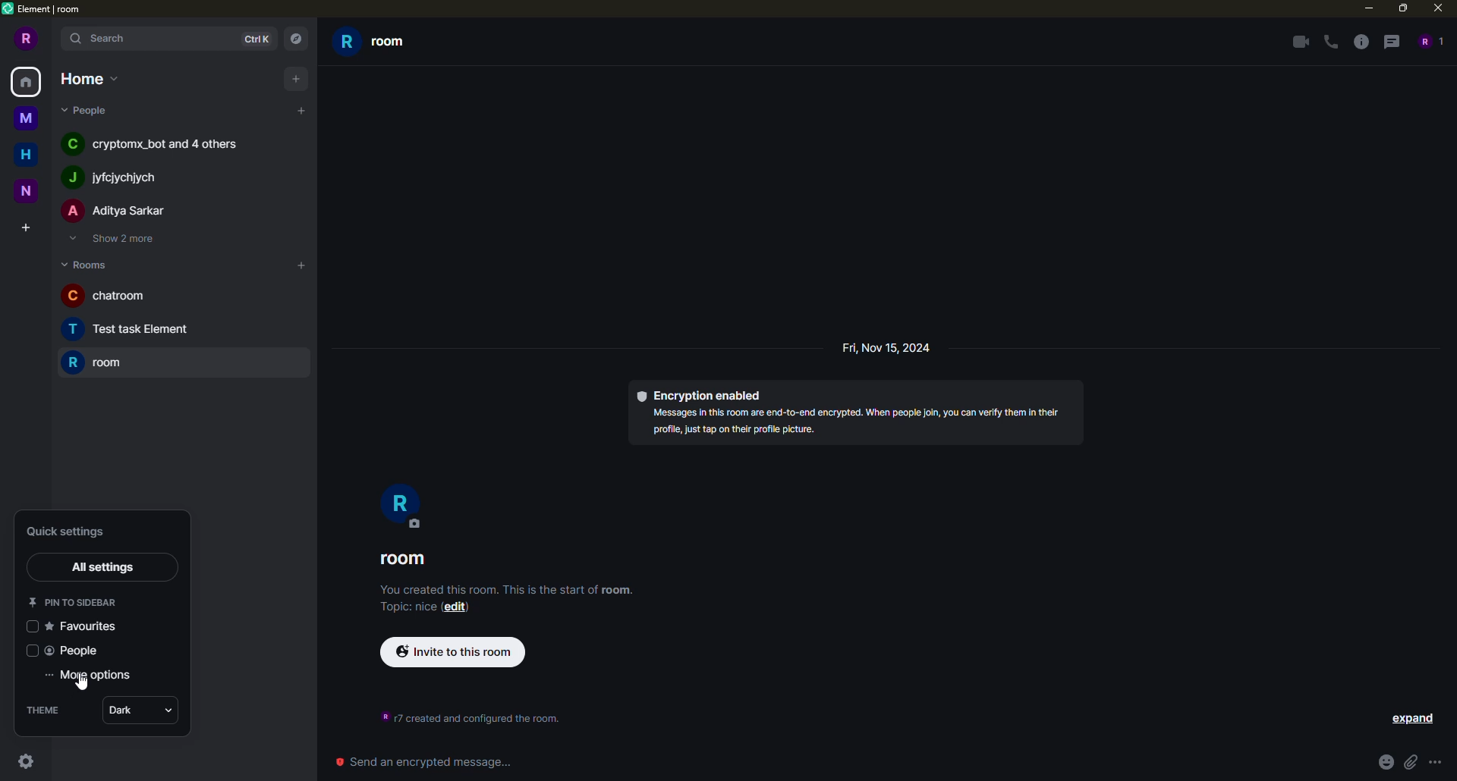 Image resolution: width=1457 pixels, height=781 pixels. I want to click on m, so click(24, 117).